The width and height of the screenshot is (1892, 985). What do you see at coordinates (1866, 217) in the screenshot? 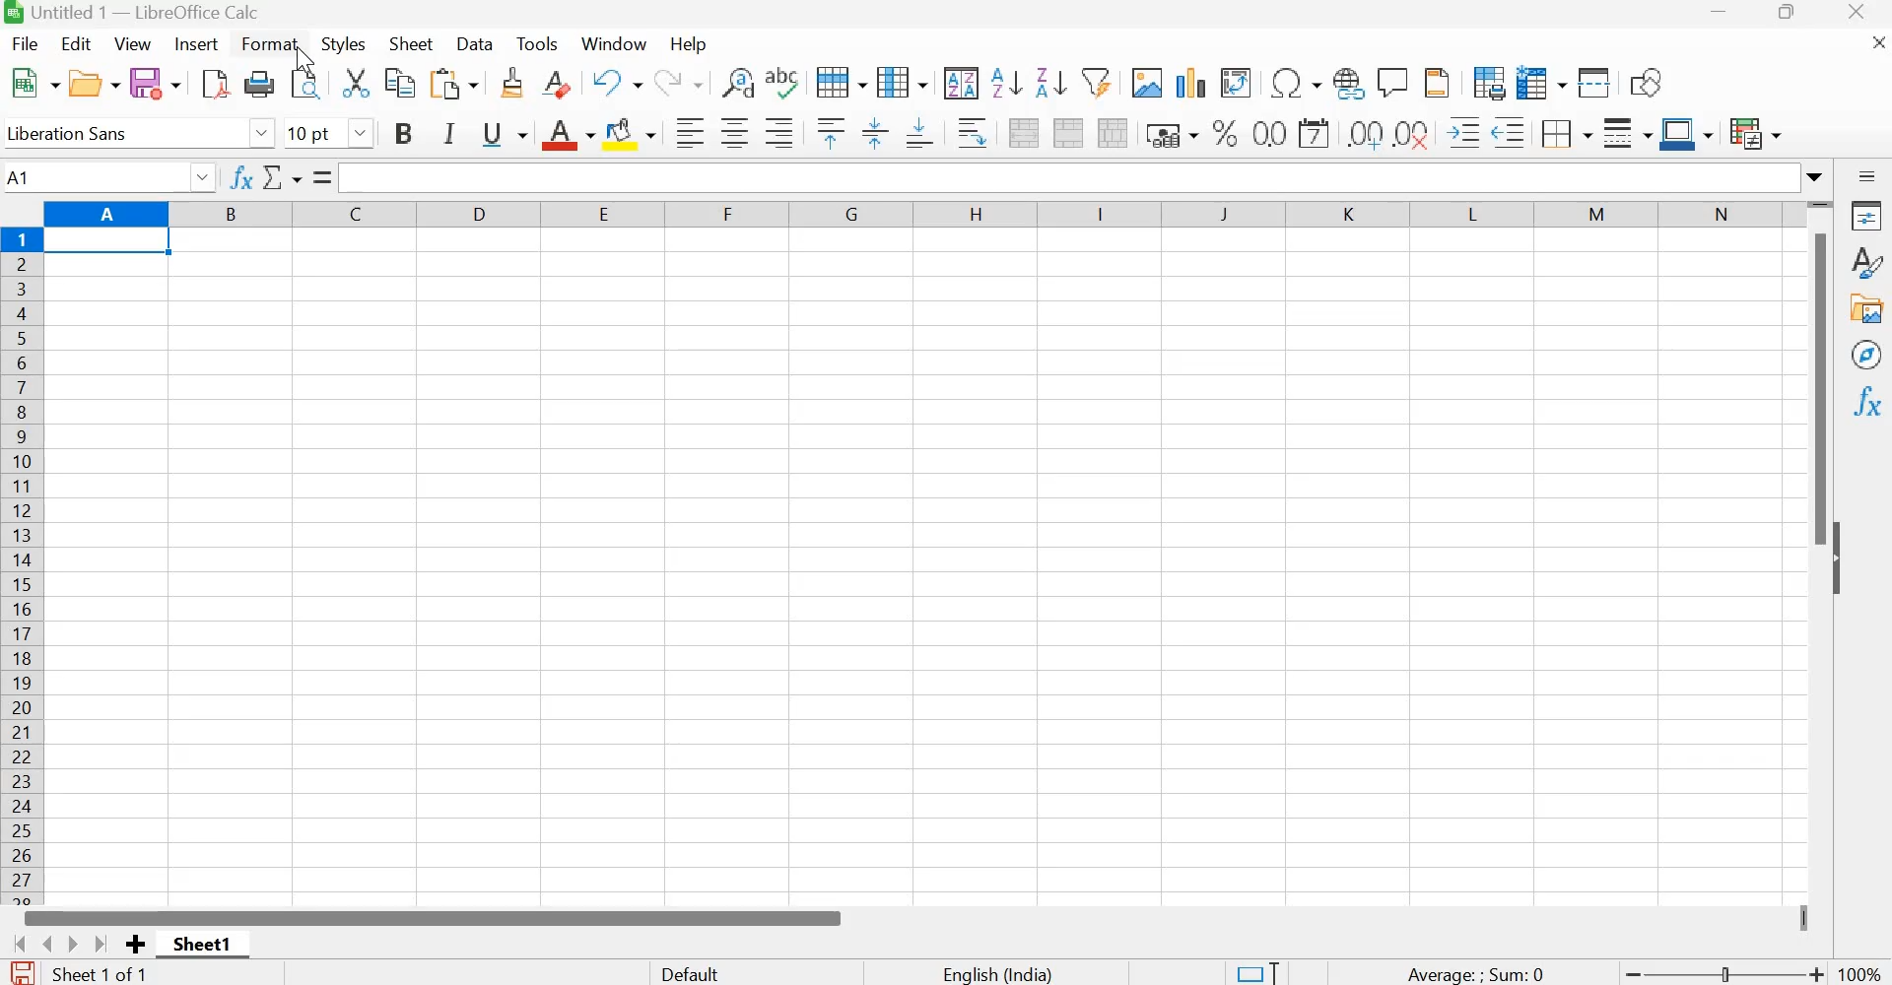
I see `Properties` at bounding box center [1866, 217].